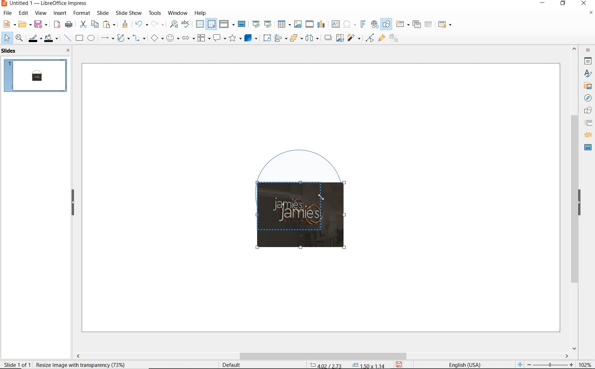  I want to click on slide transition, so click(588, 123).